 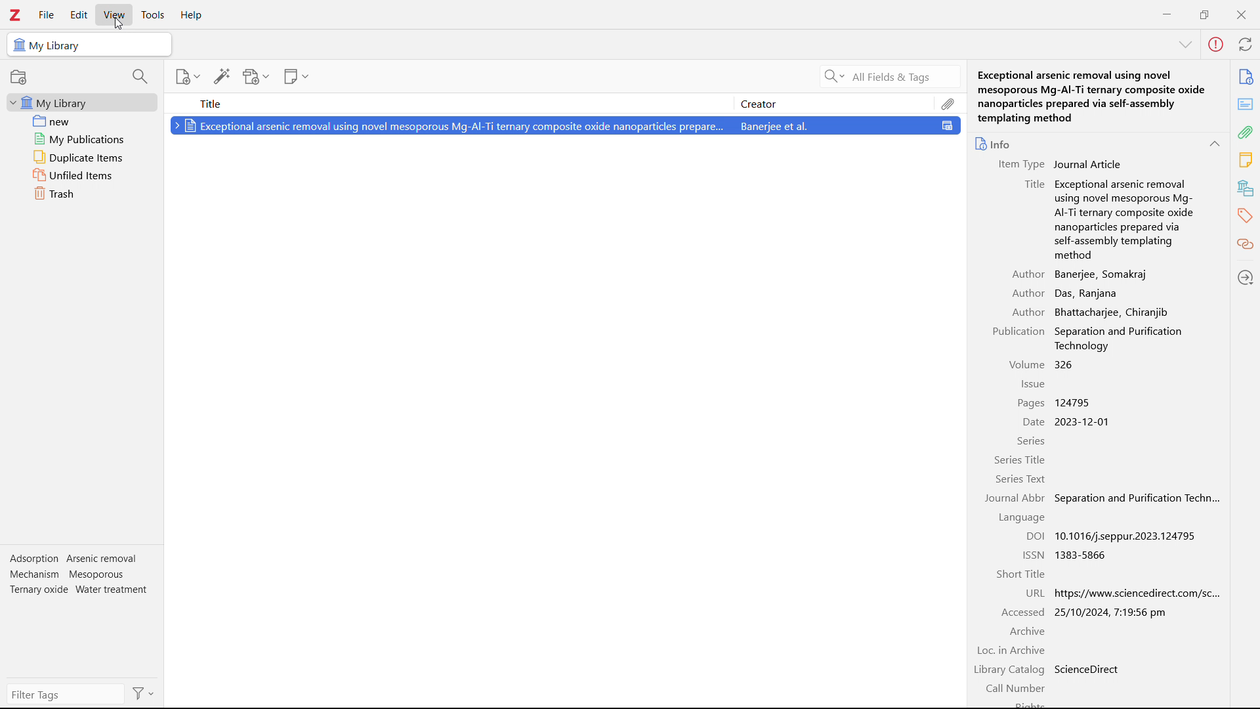 What do you see at coordinates (1017, 332) in the screenshot?
I see `Publication` at bounding box center [1017, 332].